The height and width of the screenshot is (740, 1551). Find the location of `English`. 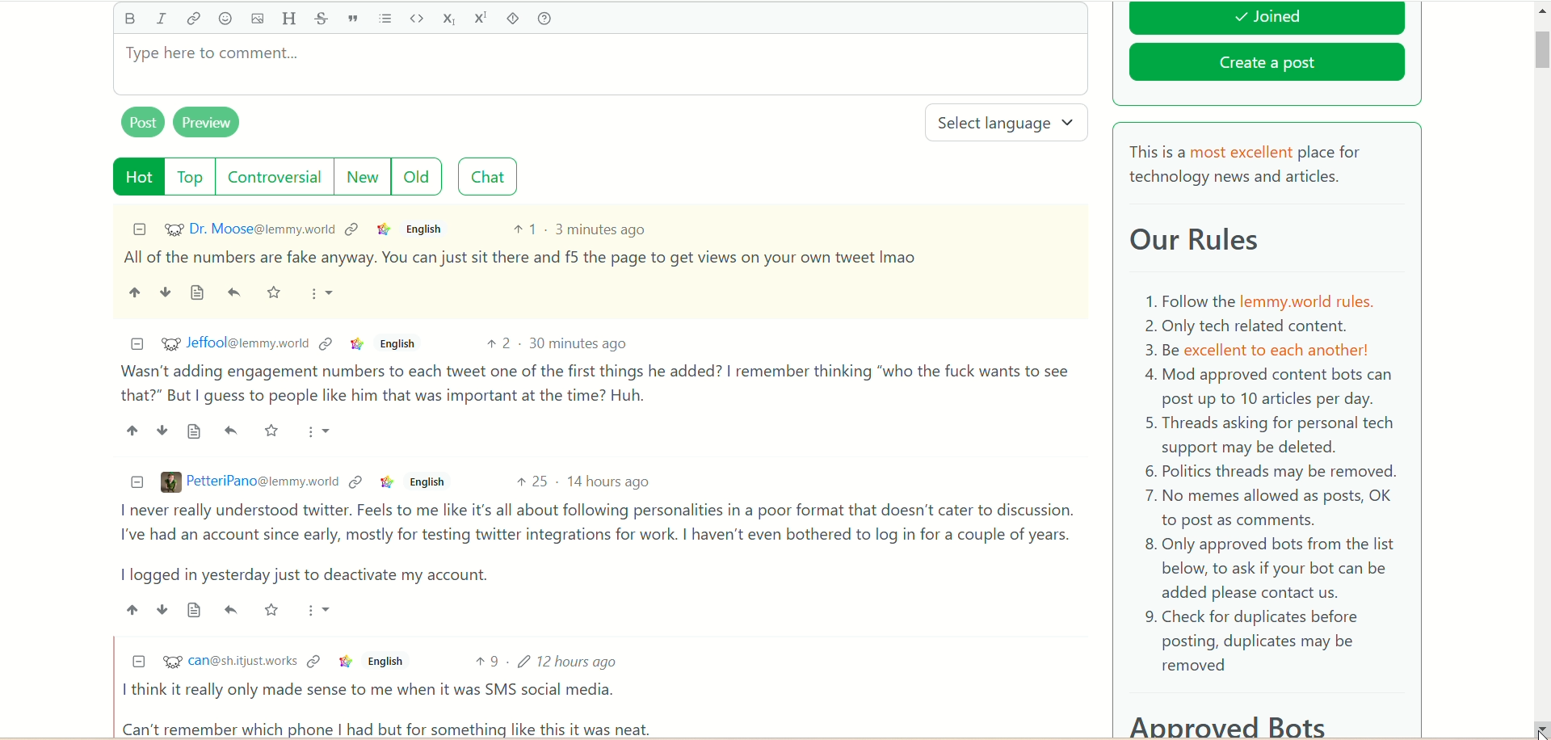

English is located at coordinates (425, 482).